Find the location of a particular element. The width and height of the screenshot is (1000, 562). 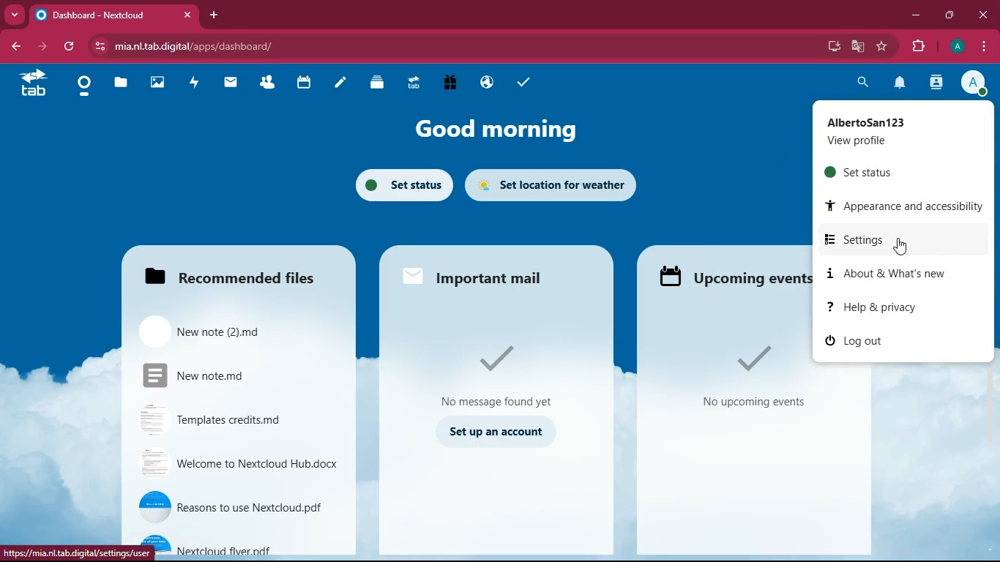

files is located at coordinates (125, 84).